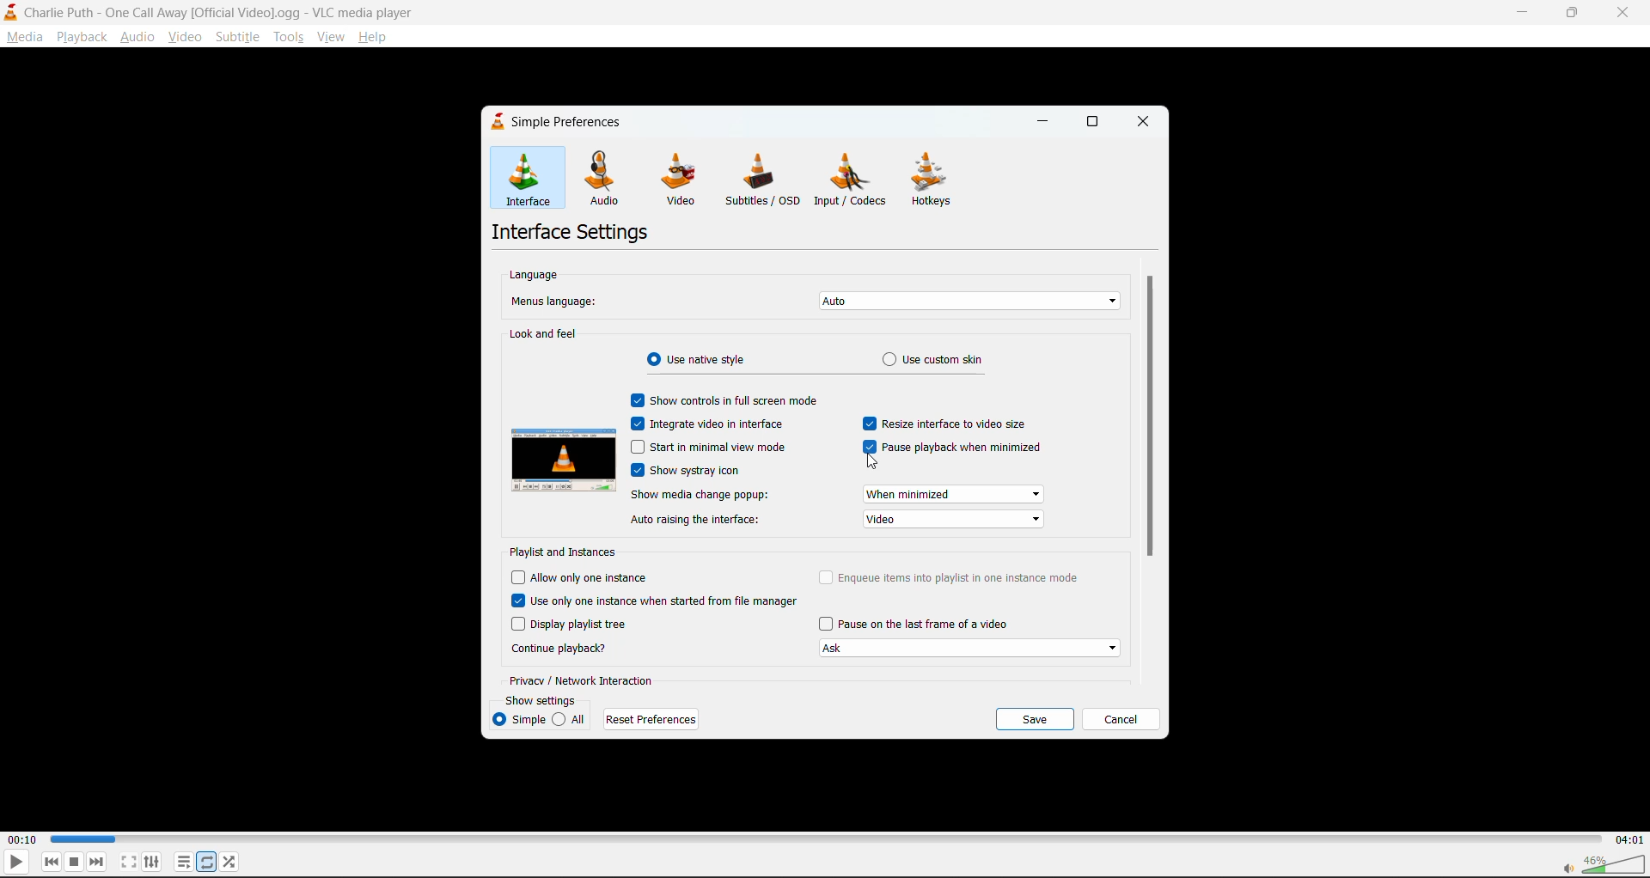 The width and height of the screenshot is (1650, 878). I want to click on Ask, so click(972, 649).